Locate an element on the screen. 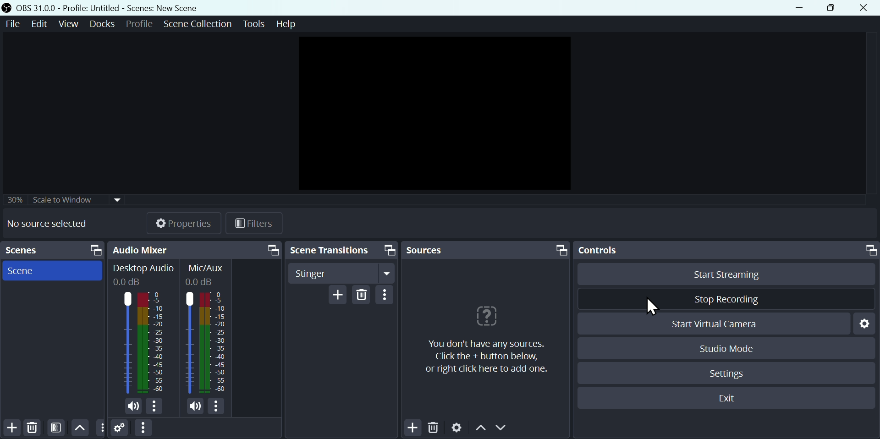 This screenshot has width=880, height=439. up is located at coordinates (79, 428).